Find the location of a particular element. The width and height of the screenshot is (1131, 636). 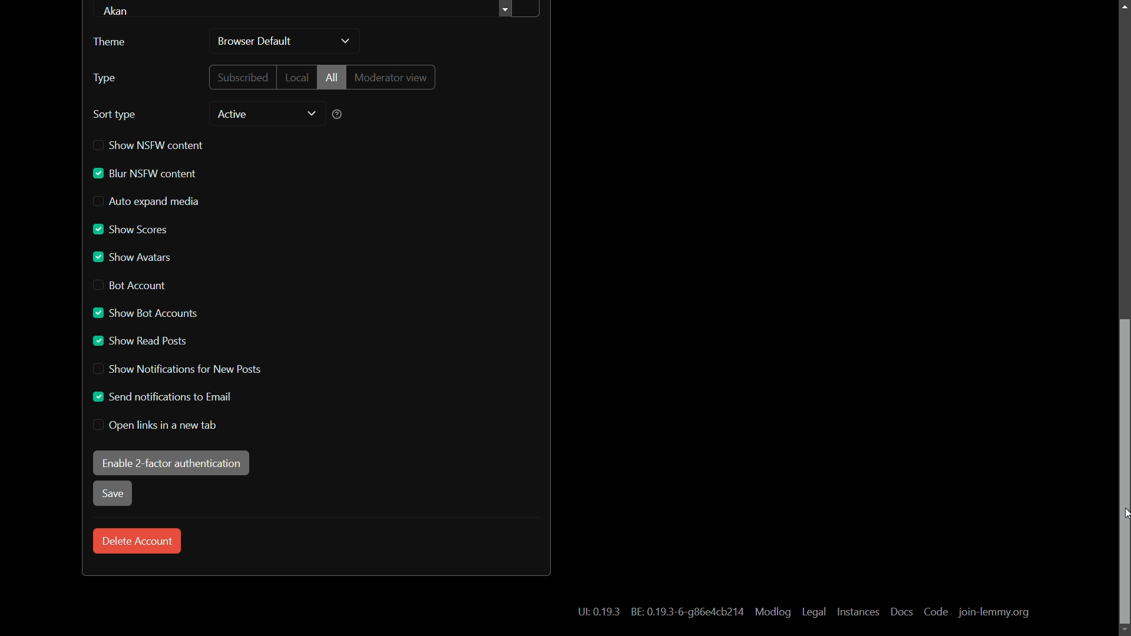

help is located at coordinates (338, 114).